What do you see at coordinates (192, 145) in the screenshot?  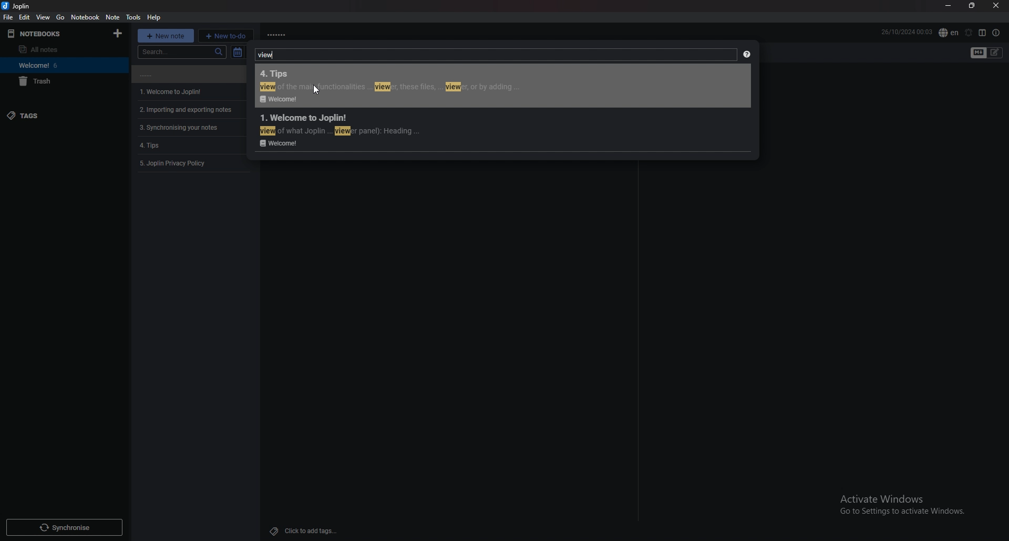 I see `note 5` at bounding box center [192, 145].